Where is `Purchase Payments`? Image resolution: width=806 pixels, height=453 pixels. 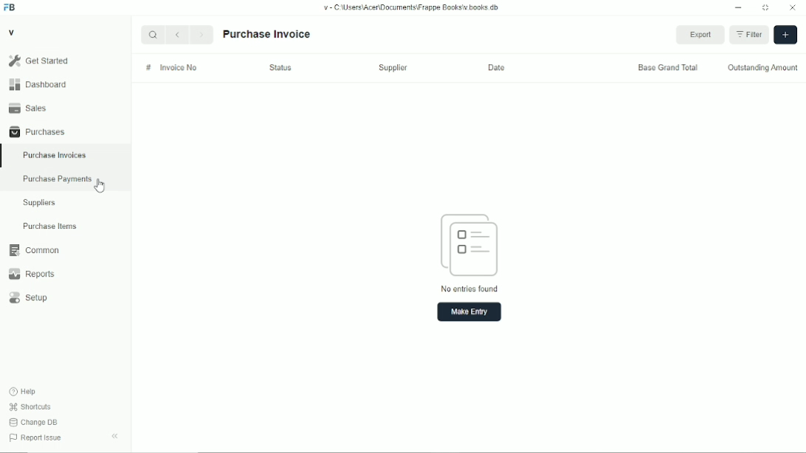 Purchase Payments is located at coordinates (66, 180).